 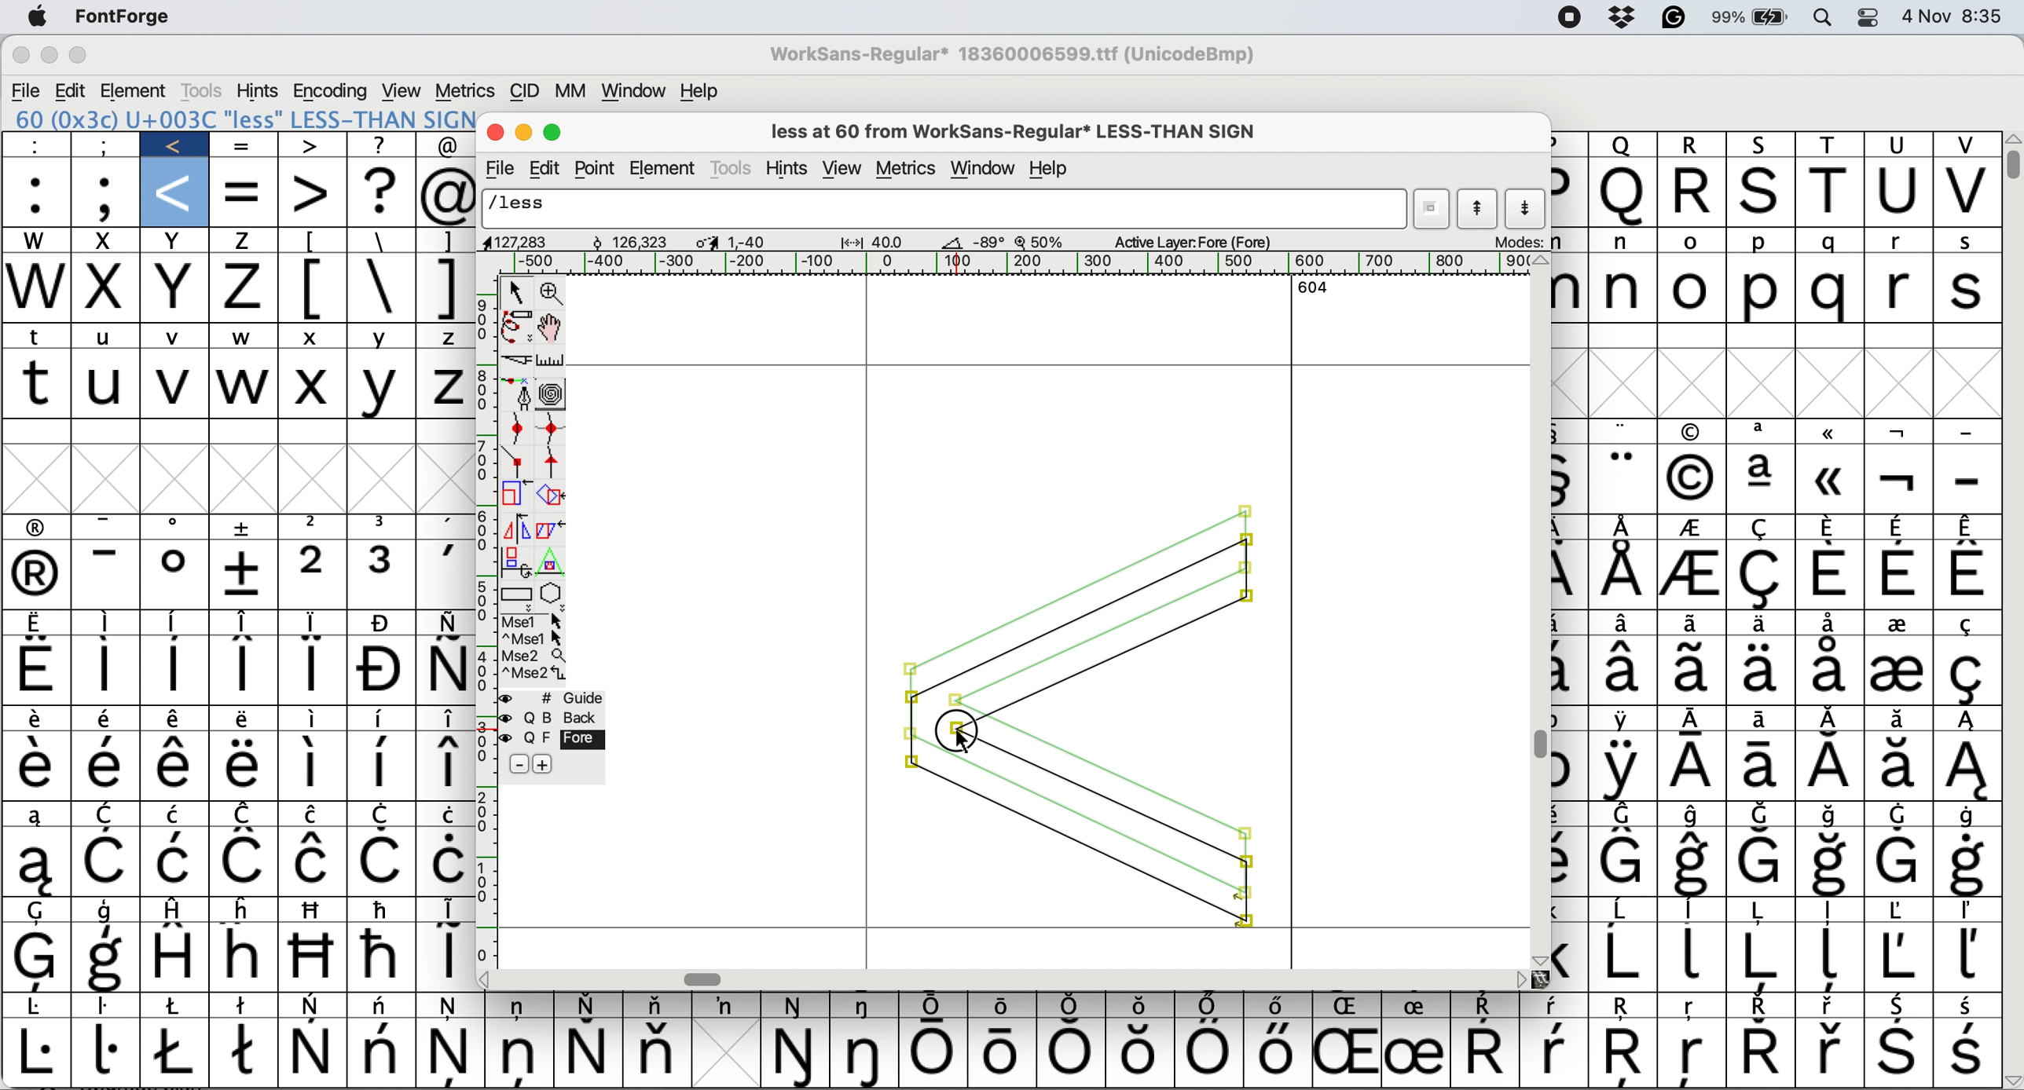 What do you see at coordinates (552, 741) in the screenshot?
I see `fore` at bounding box center [552, 741].